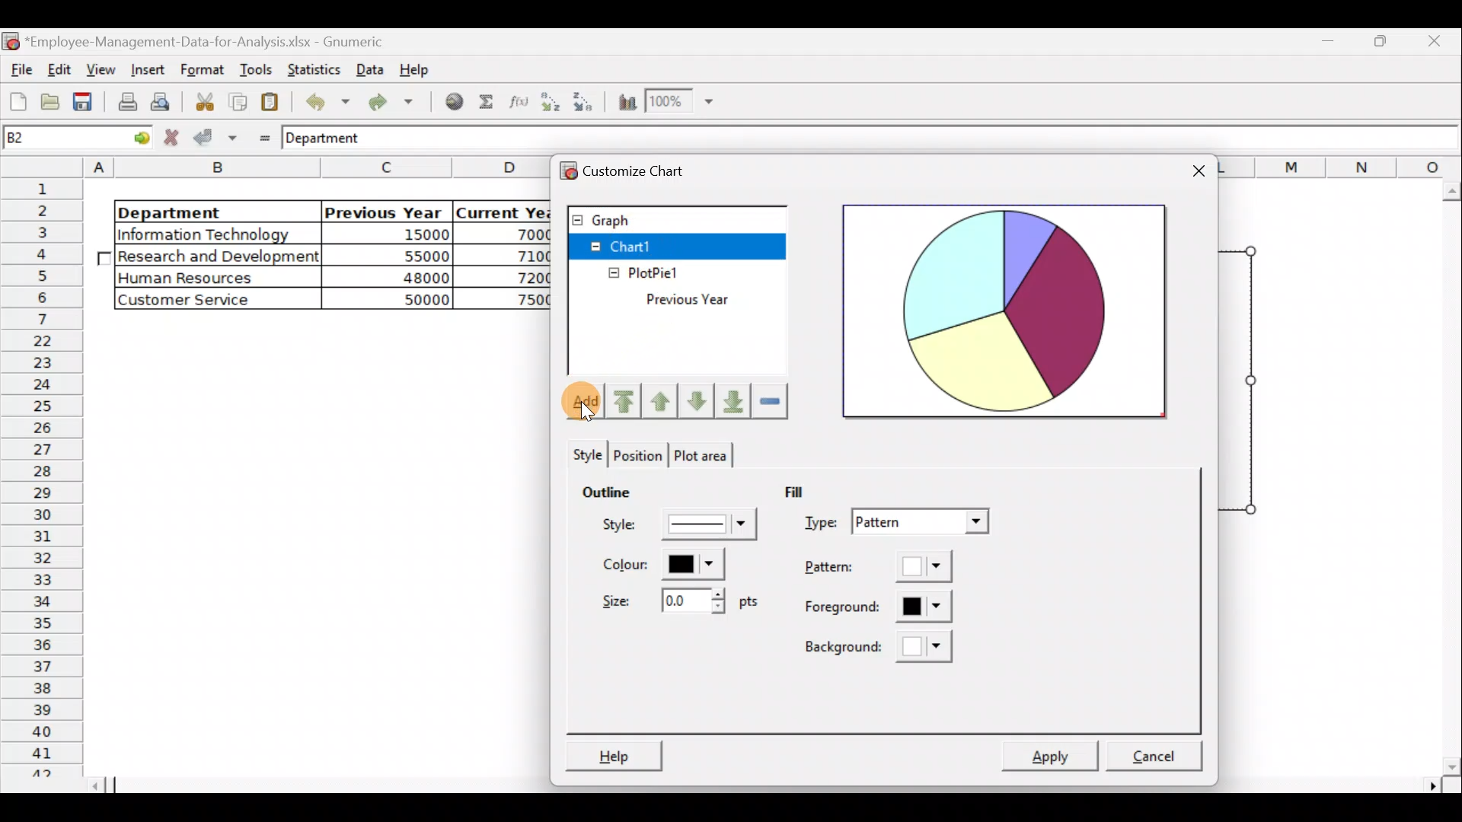 The height and width of the screenshot is (822, 1462). Describe the element at coordinates (640, 245) in the screenshot. I see `Chart1` at that location.